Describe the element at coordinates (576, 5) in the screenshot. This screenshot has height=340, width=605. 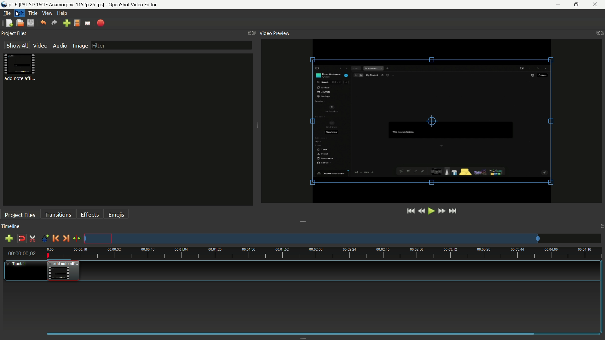
I see `maximize` at that location.